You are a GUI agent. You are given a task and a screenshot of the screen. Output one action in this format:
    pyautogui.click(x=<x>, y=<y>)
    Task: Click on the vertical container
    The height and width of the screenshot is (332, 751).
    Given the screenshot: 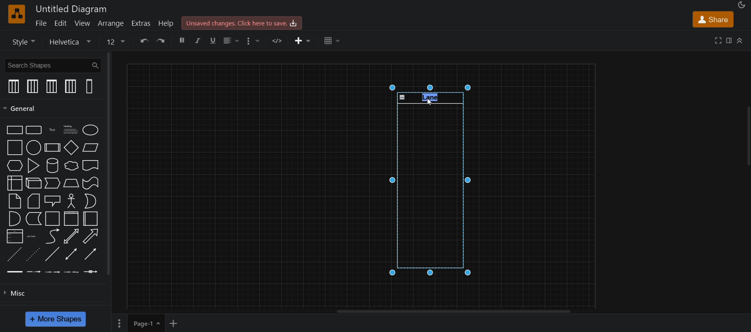 What is the action you would take?
    pyautogui.click(x=90, y=219)
    